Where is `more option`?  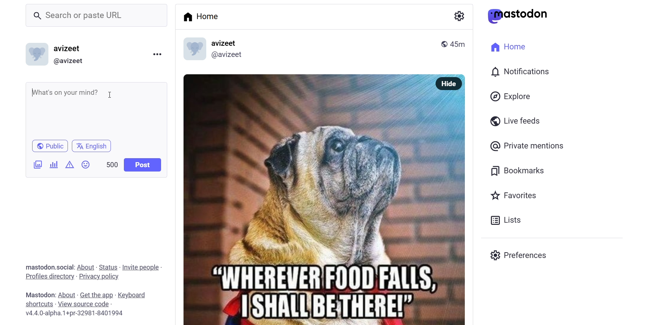 more option is located at coordinates (159, 55).